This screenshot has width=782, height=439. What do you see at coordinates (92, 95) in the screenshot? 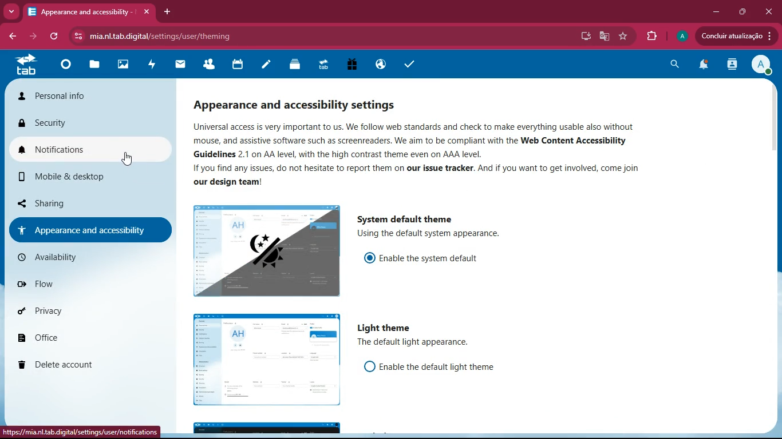
I see `Personal info` at bounding box center [92, 95].